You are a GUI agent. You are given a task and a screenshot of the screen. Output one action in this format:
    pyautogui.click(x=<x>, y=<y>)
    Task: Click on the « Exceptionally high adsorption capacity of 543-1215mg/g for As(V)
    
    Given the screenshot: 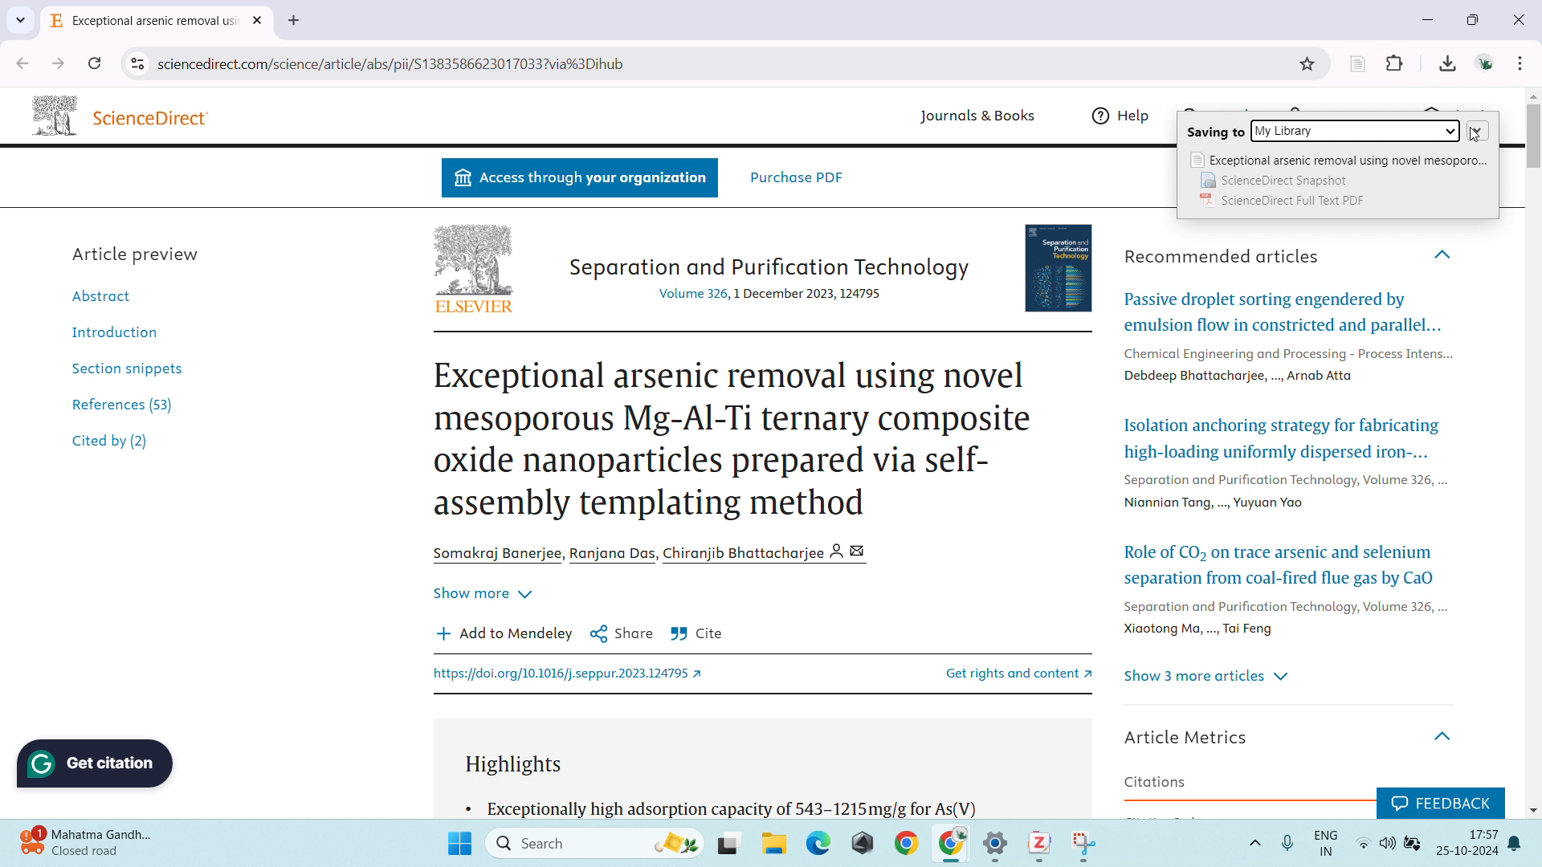 What is the action you would take?
    pyautogui.click(x=724, y=807)
    